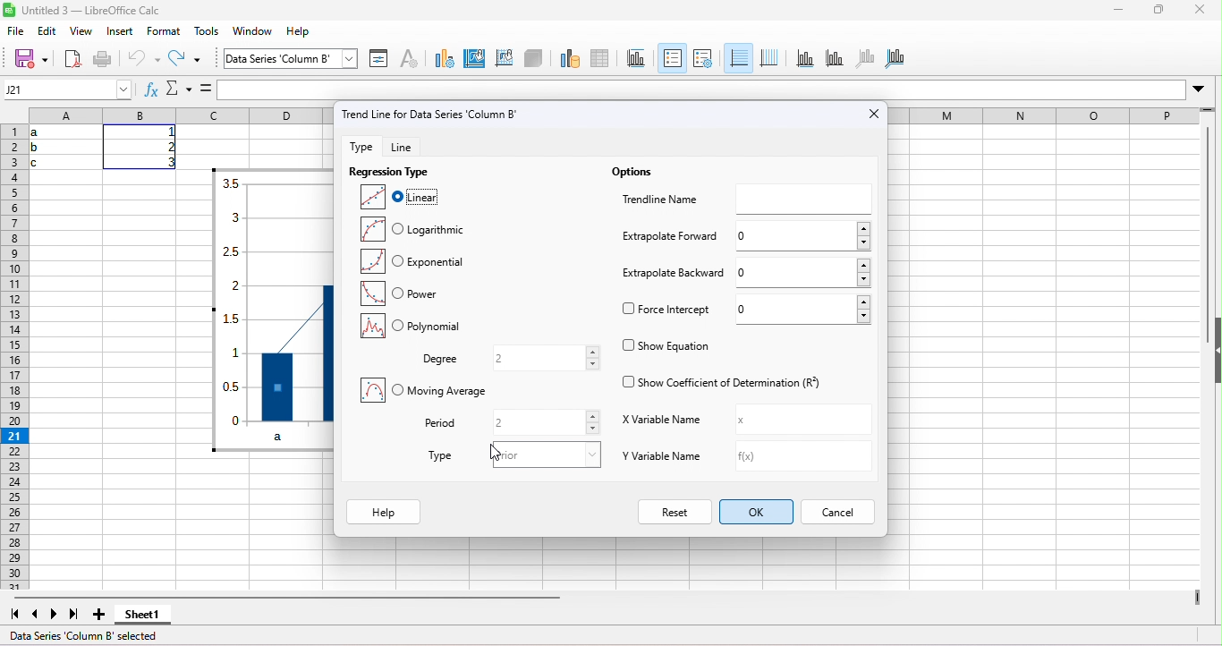  What do you see at coordinates (758, 513) in the screenshot?
I see `ok` at bounding box center [758, 513].